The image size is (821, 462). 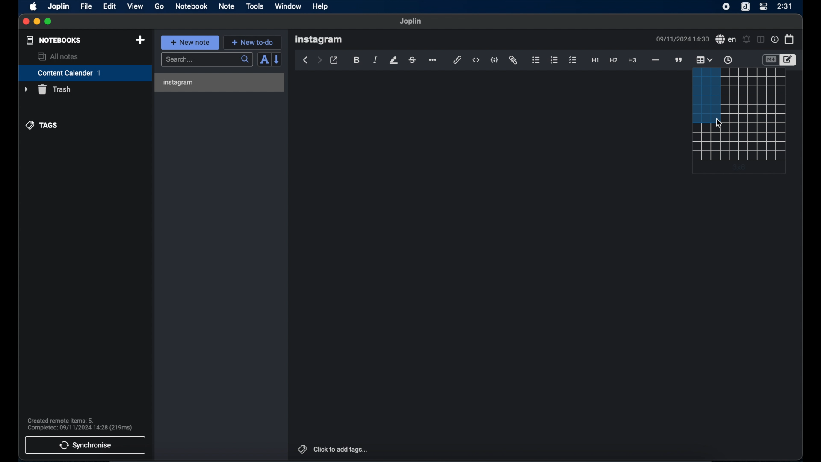 What do you see at coordinates (785, 6) in the screenshot?
I see `2:31(time)` at bounding box center [785, 6].